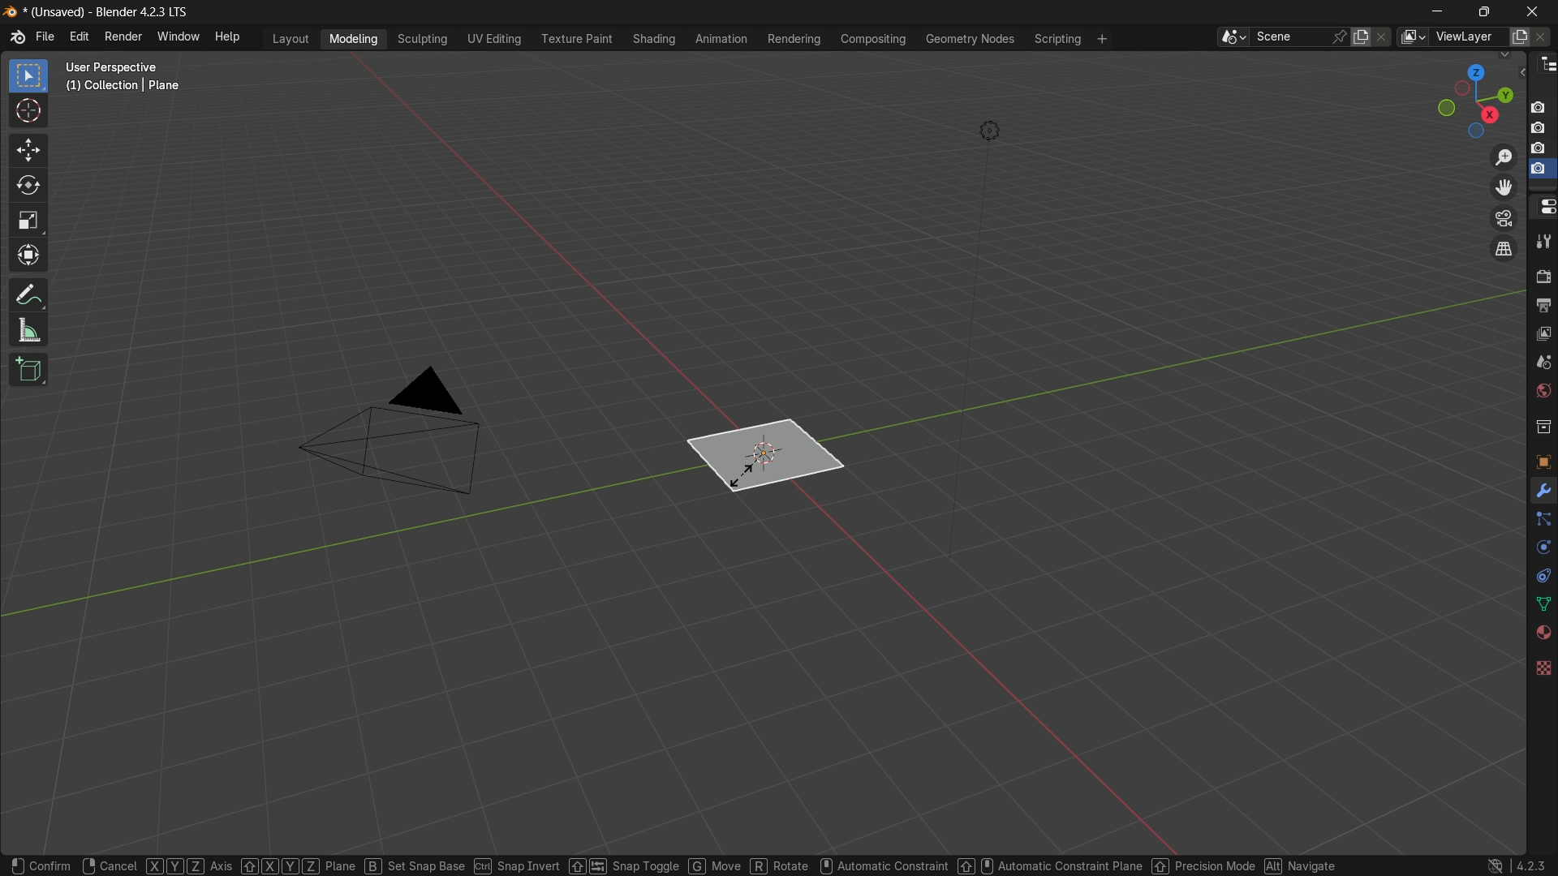  Describe the element at coordinates (1505, 219) in the screenshot. I see `toggle the camera view` at that location.